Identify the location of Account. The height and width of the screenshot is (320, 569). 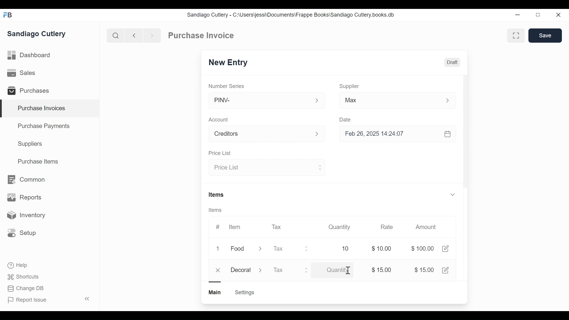
(260, 135).